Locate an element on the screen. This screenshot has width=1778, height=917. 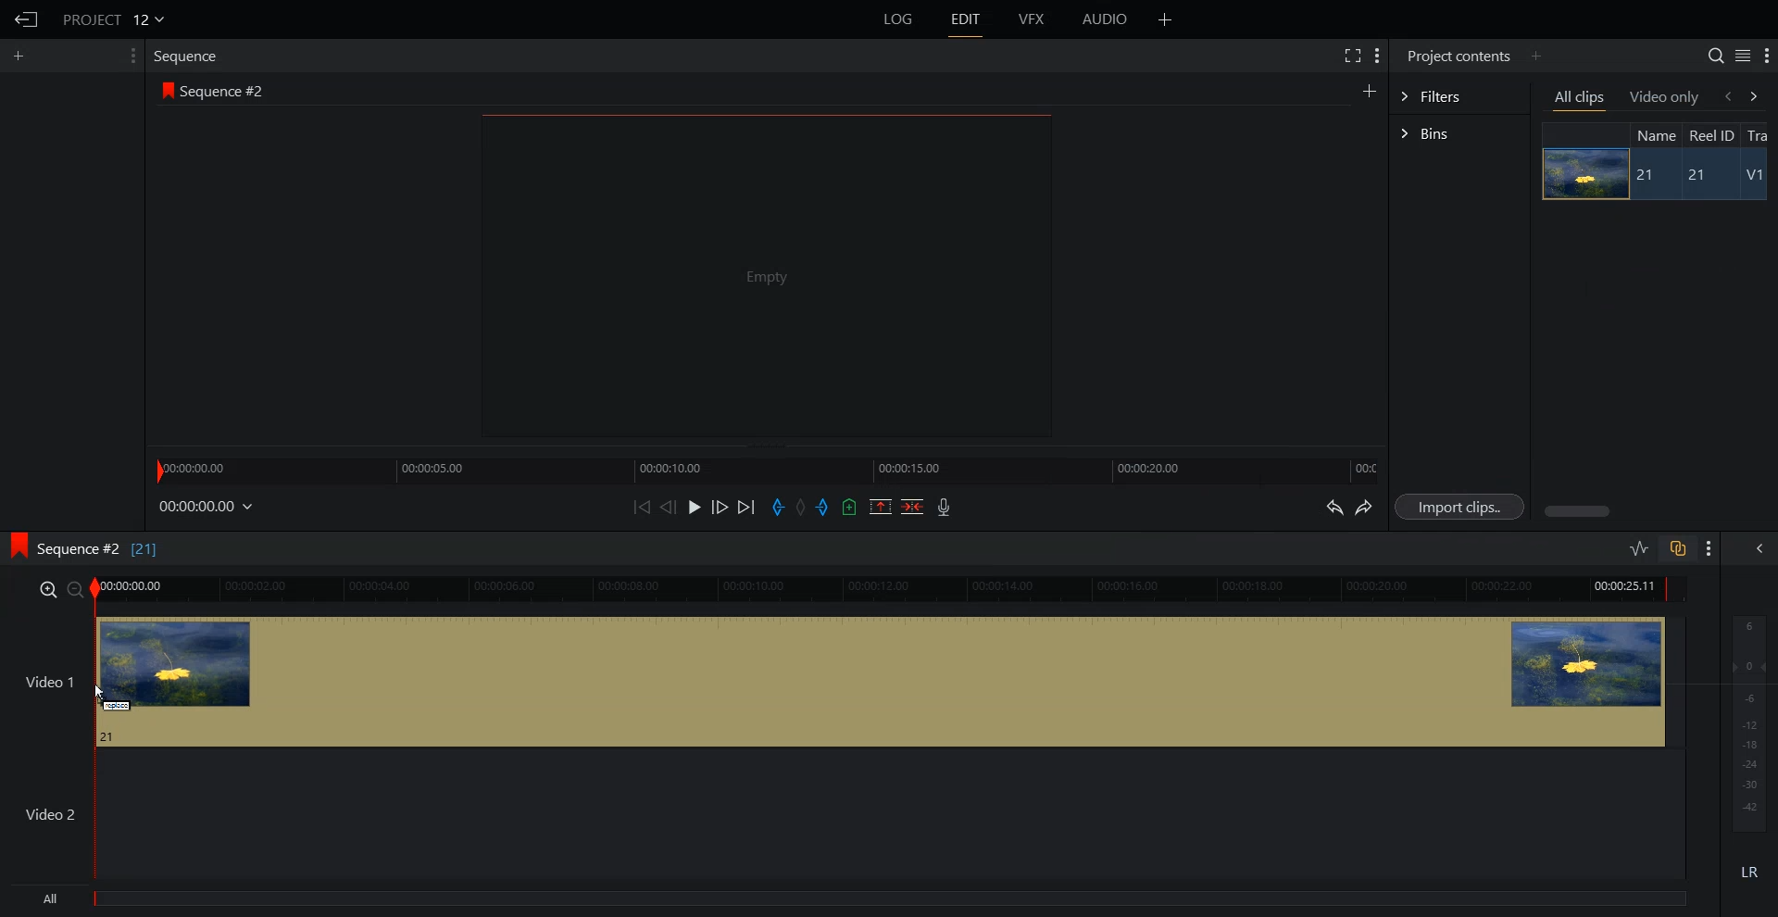
Clear all Marks is located at coordinates (801, 506).